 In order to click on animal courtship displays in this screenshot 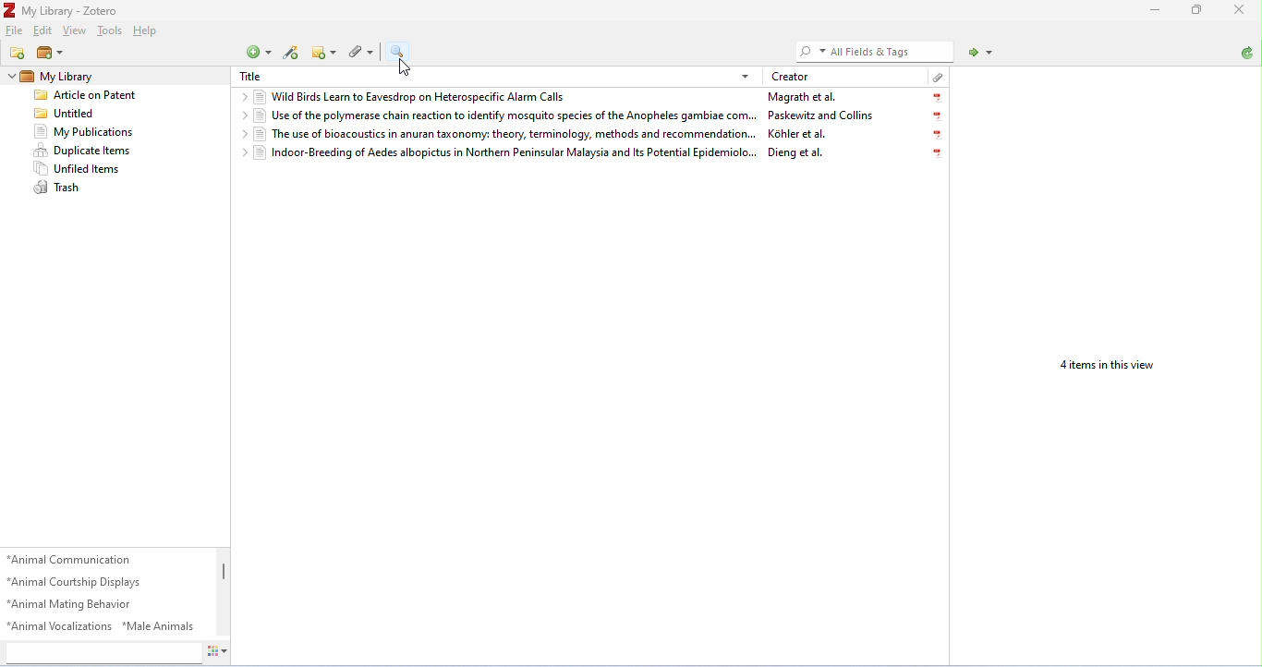, I will do `click(77, 583)`.